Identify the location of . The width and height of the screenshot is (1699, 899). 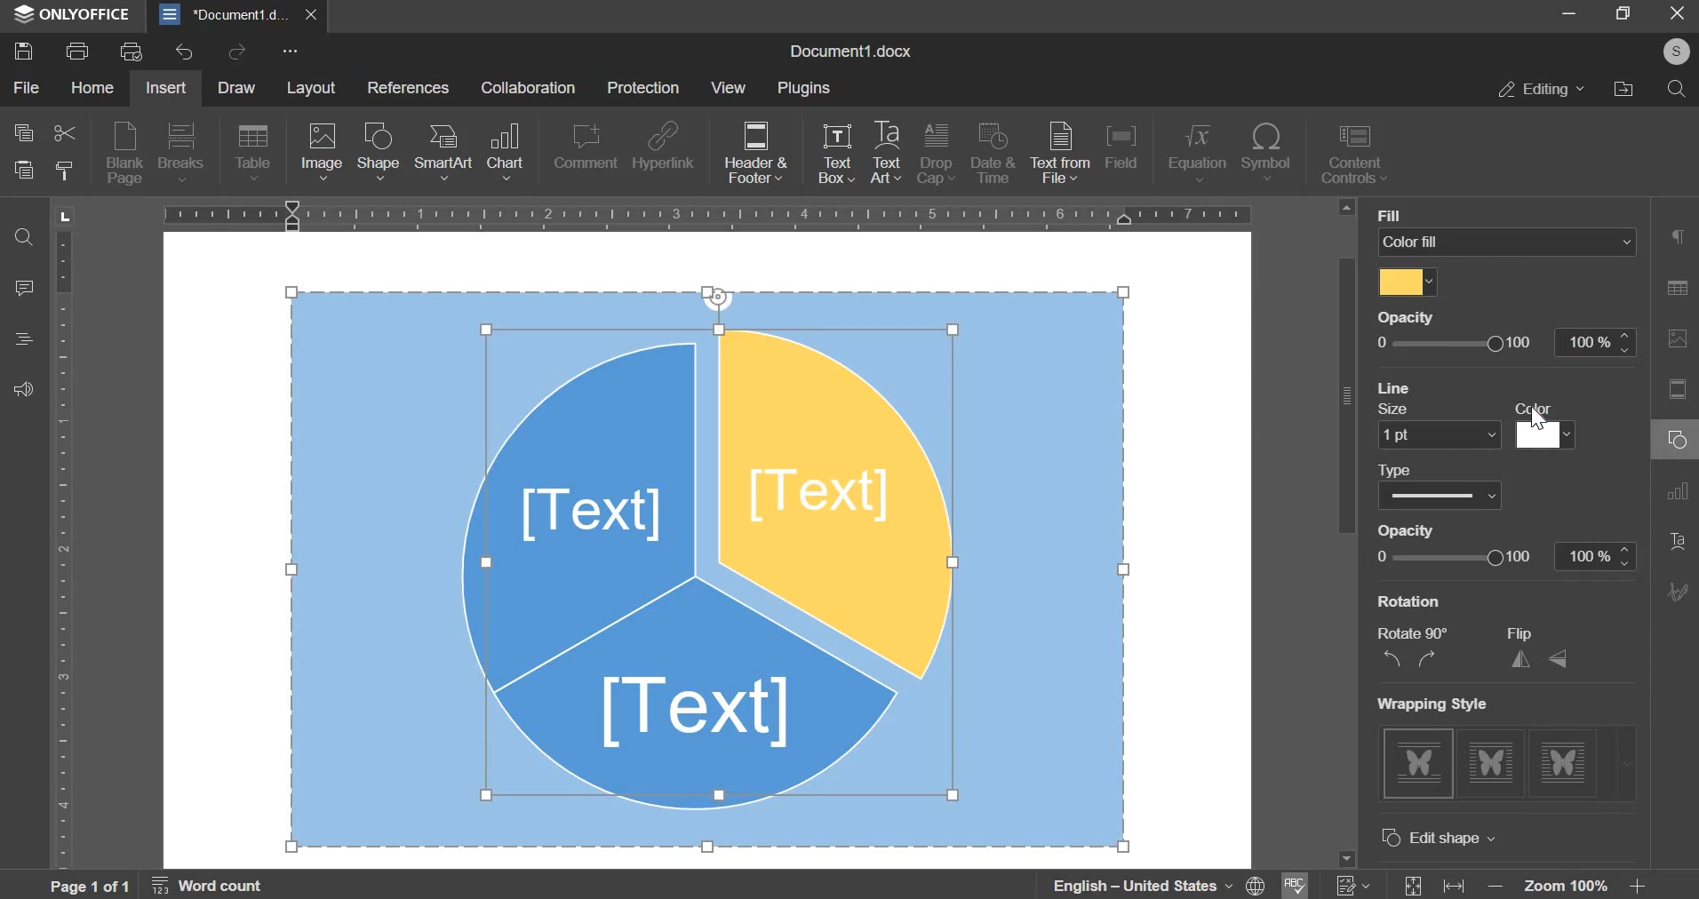
(1410, 318).